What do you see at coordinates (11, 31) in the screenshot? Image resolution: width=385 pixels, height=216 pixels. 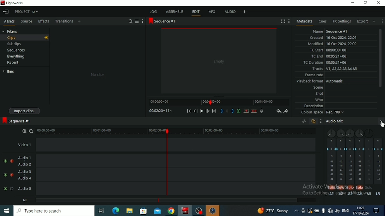 I see `Filters` at bounding box center [11, 31].